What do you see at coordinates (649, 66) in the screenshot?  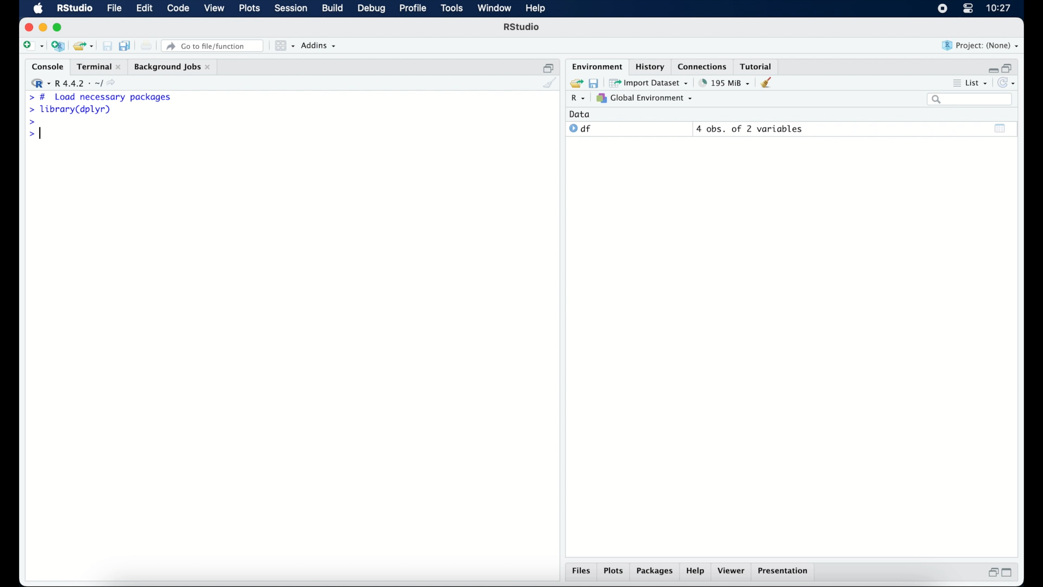 I see `history` at bounding box center [649, 66].